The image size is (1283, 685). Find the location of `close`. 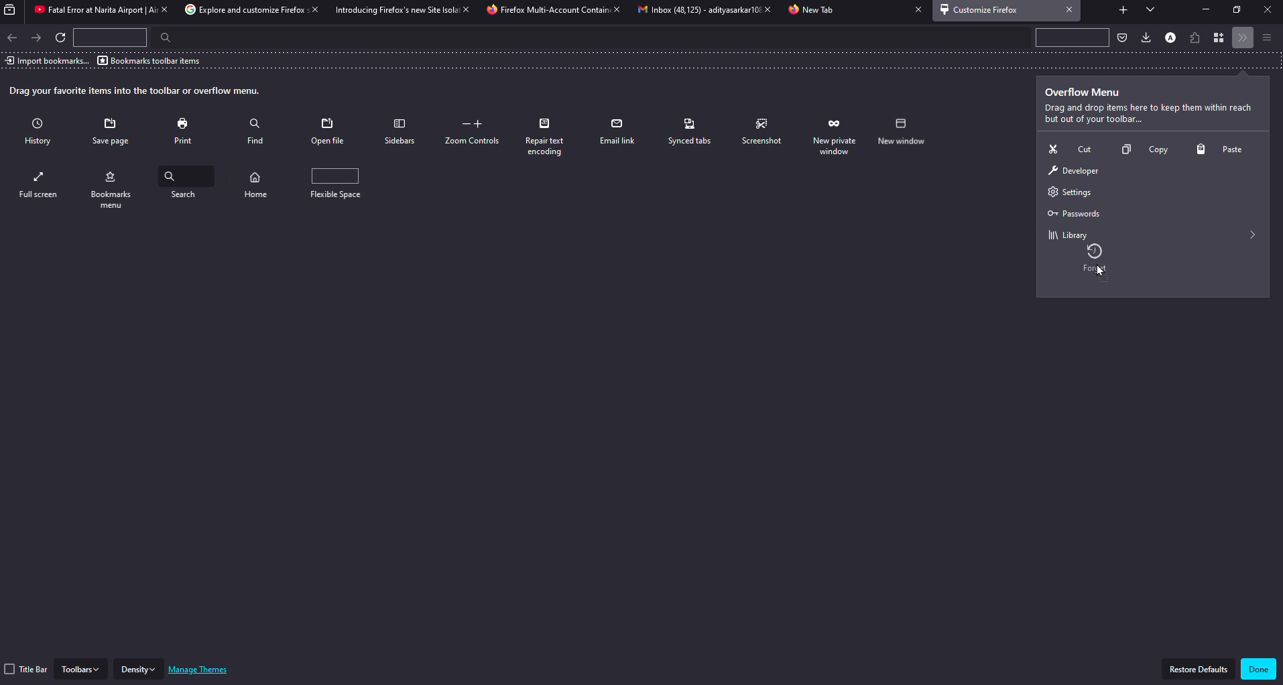

close is located at coordinates (311, 10).